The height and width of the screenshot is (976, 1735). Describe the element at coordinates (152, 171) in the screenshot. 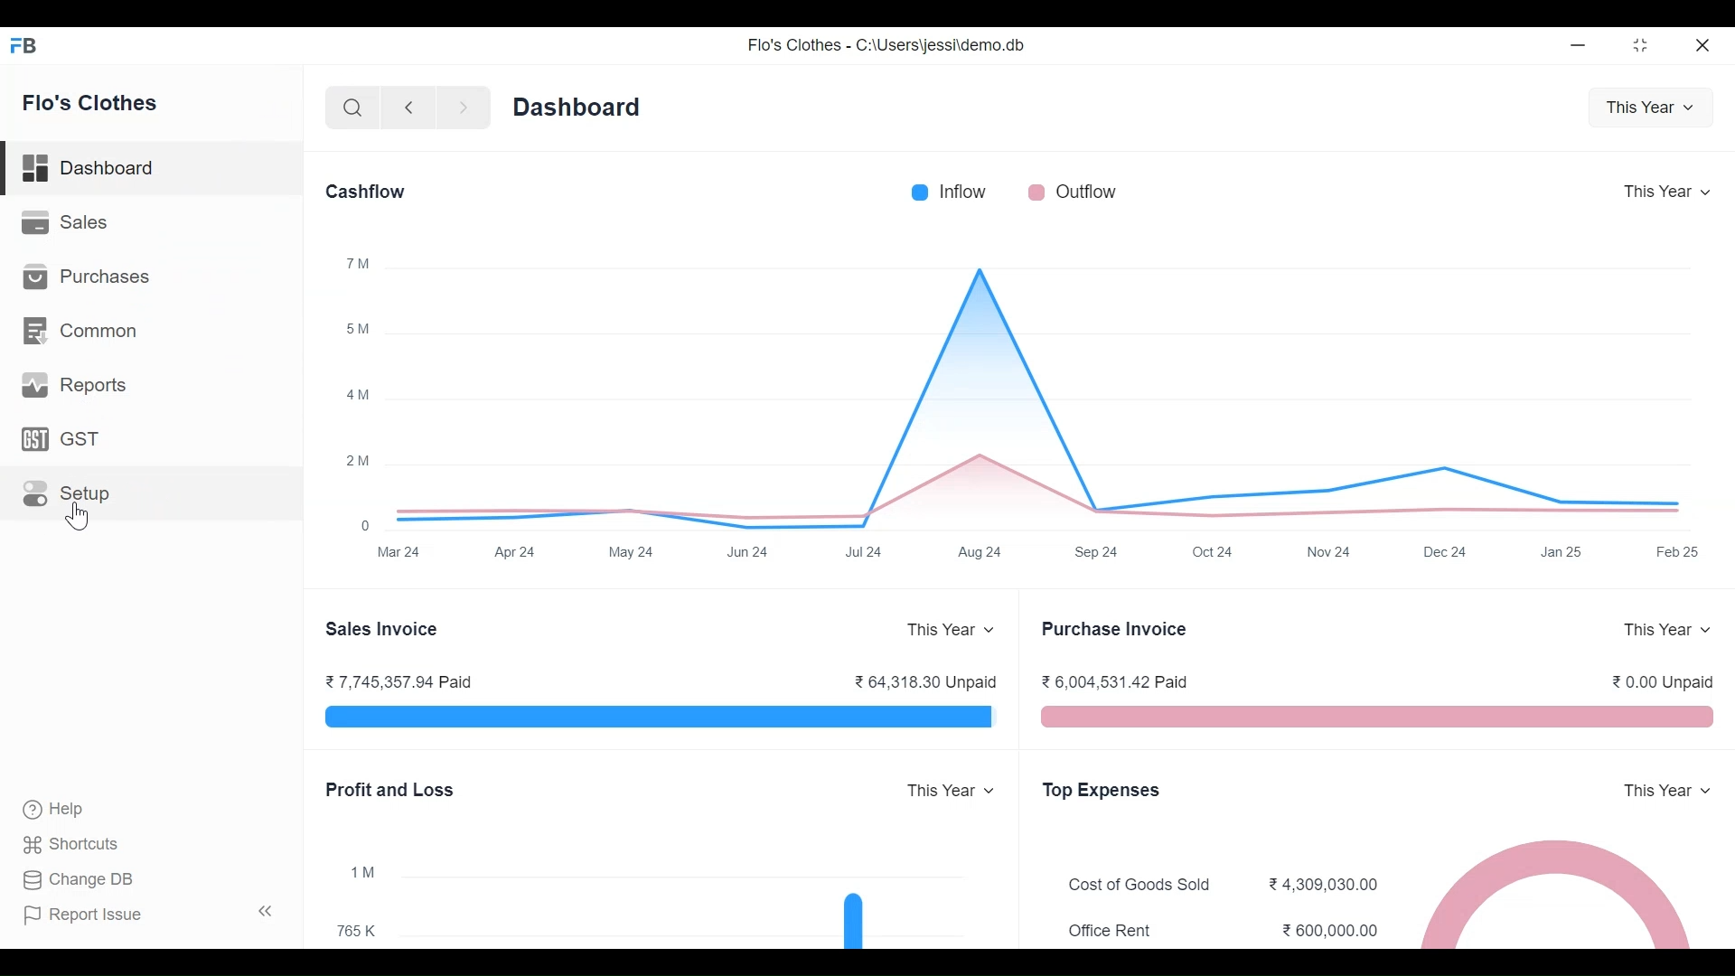

I see `Dashboard` at that location.